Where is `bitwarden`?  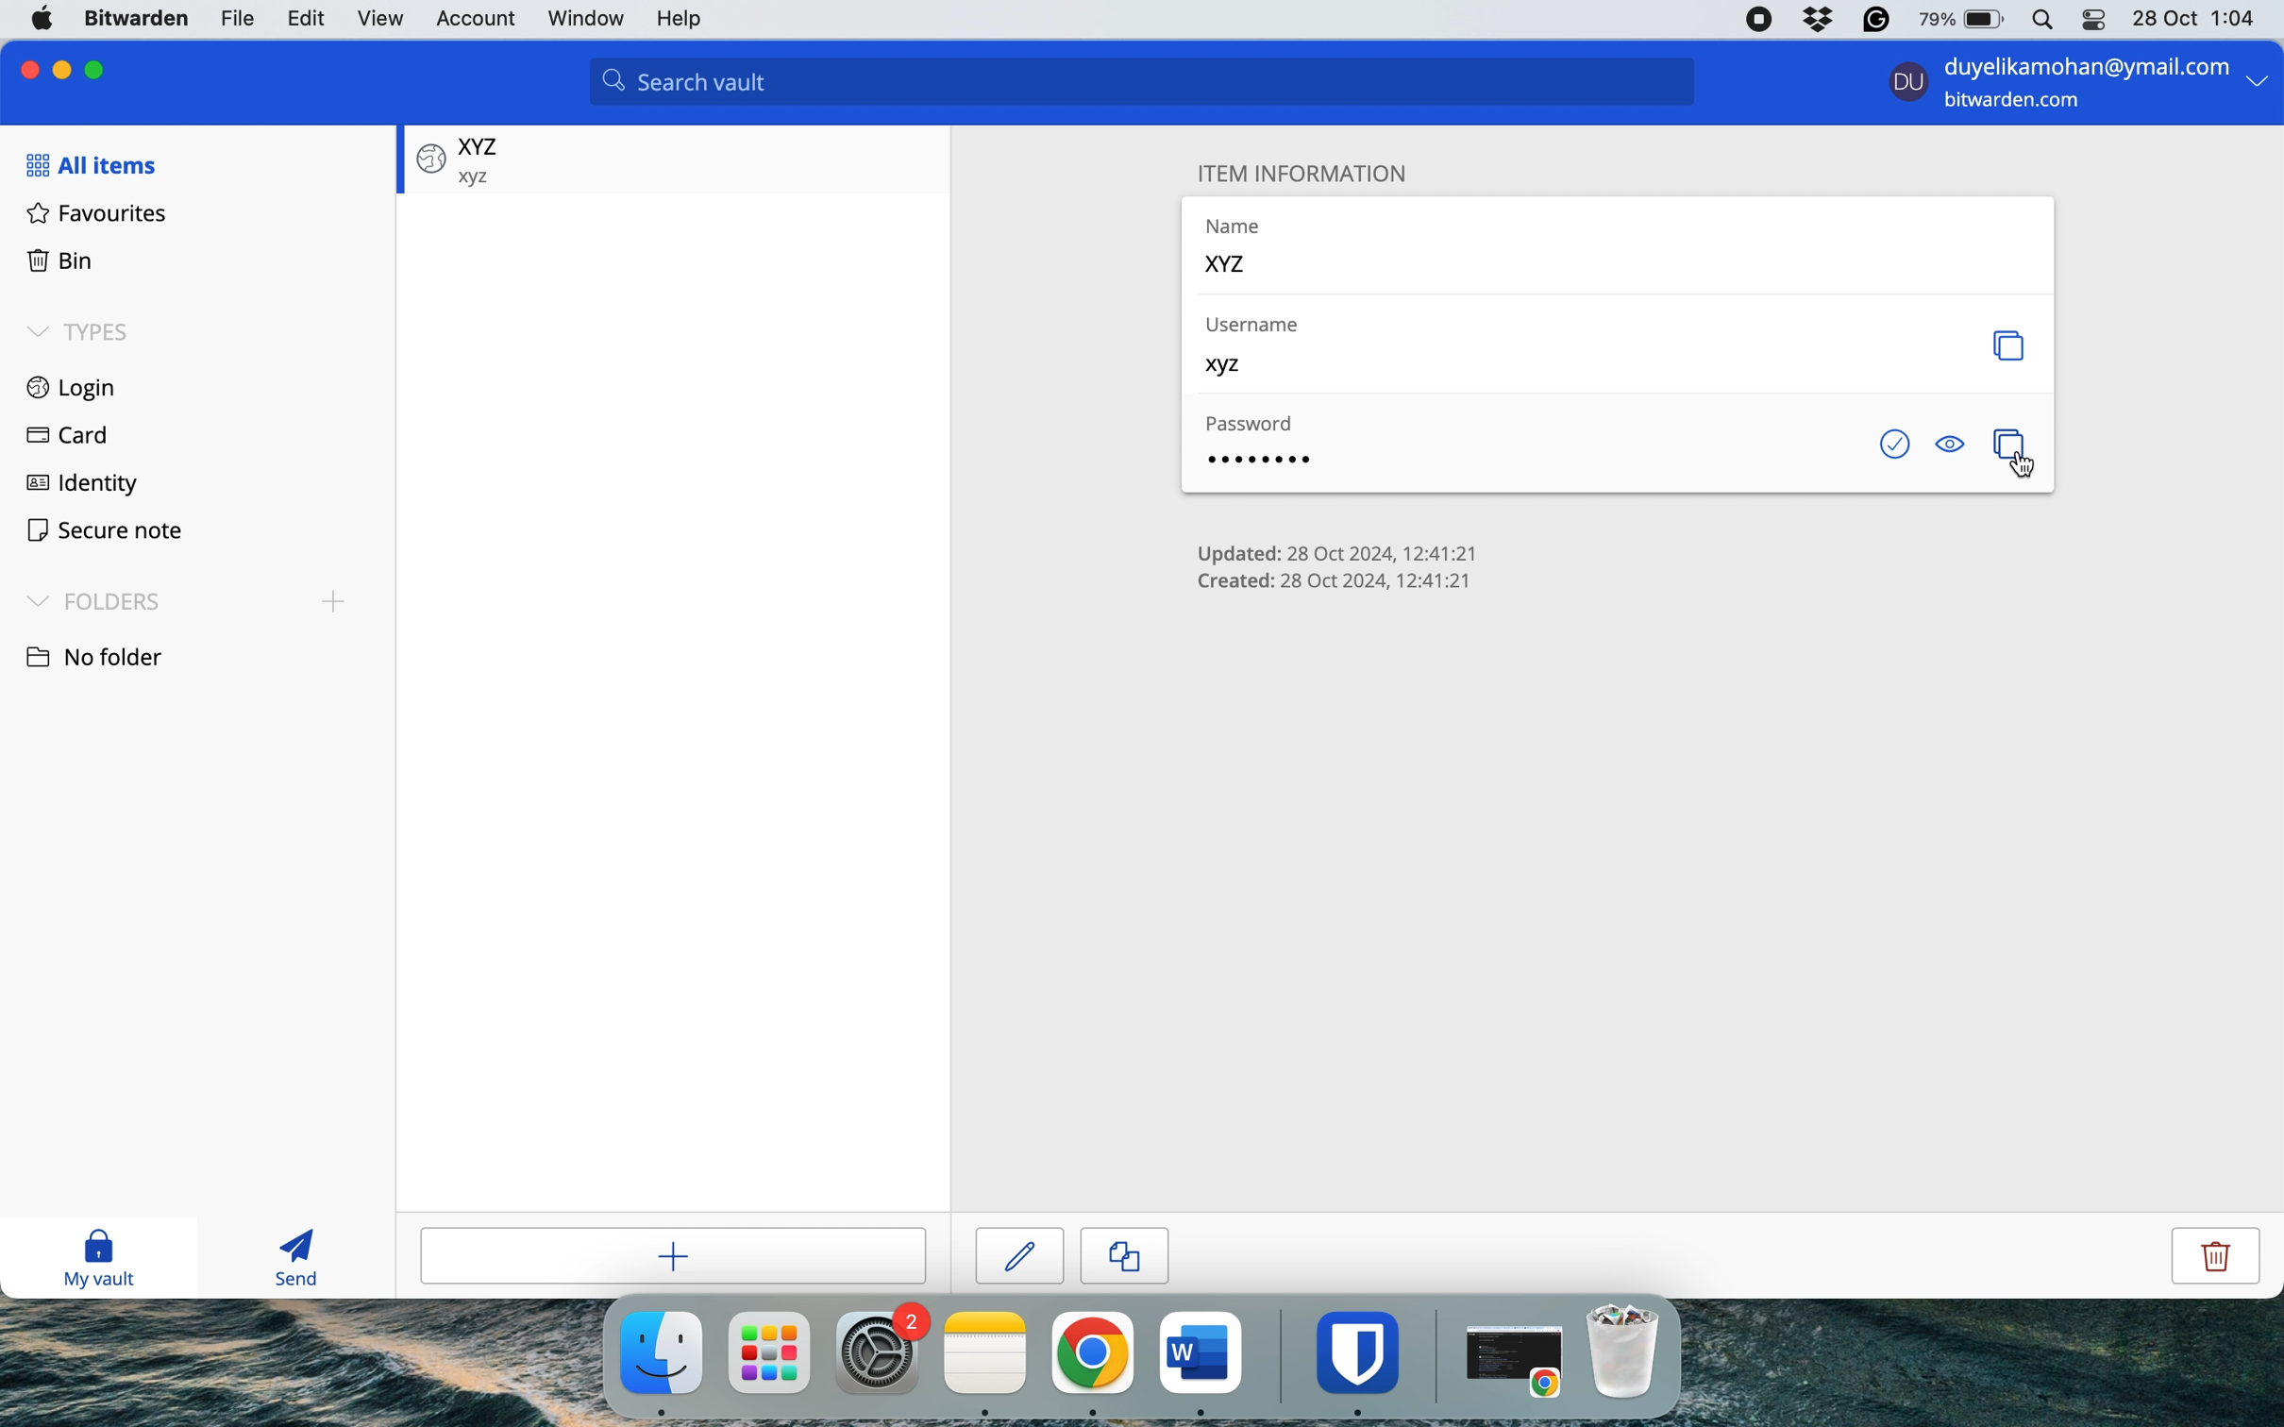 bitwarden is located at coordinates (140, 20).